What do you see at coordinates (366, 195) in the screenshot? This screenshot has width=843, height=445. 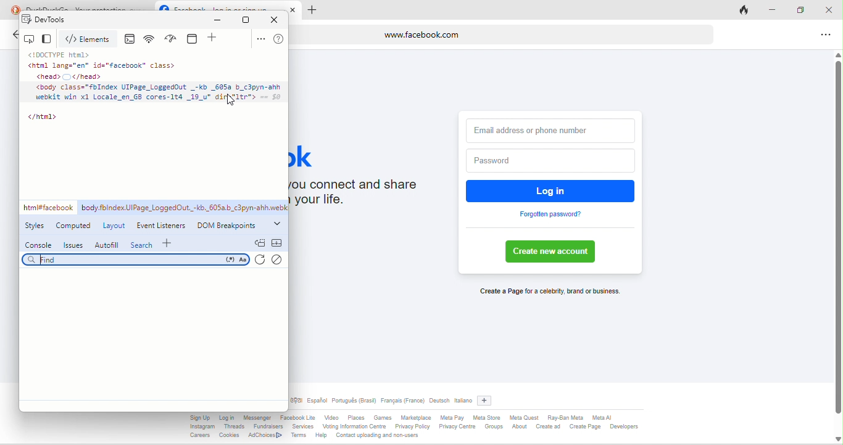 I see `Facebook helps you connect and share
with the people in your life.` at bounding box center [366, 195].